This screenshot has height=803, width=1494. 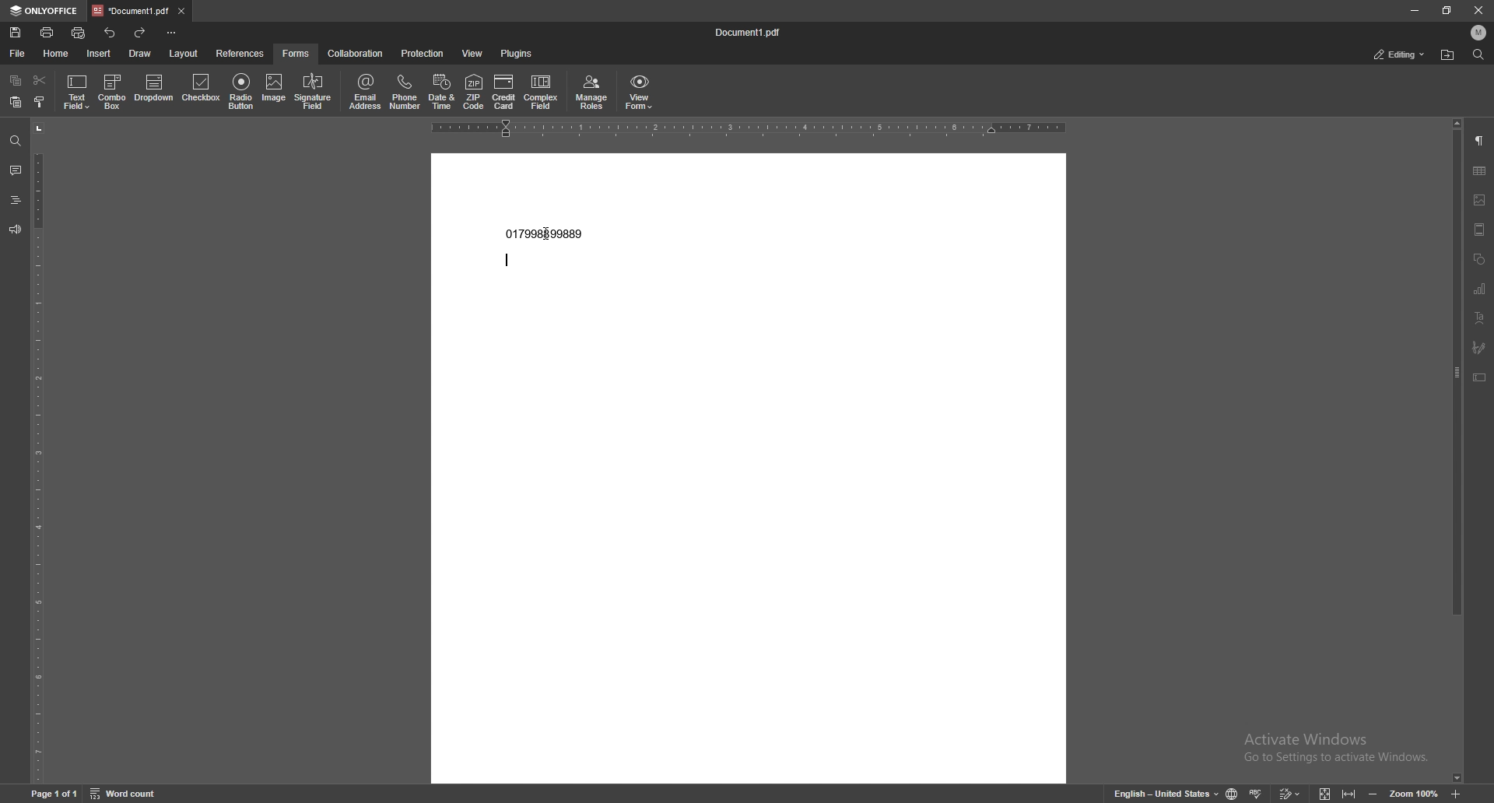 I want to click on zip code, so click(x=475, y=92).